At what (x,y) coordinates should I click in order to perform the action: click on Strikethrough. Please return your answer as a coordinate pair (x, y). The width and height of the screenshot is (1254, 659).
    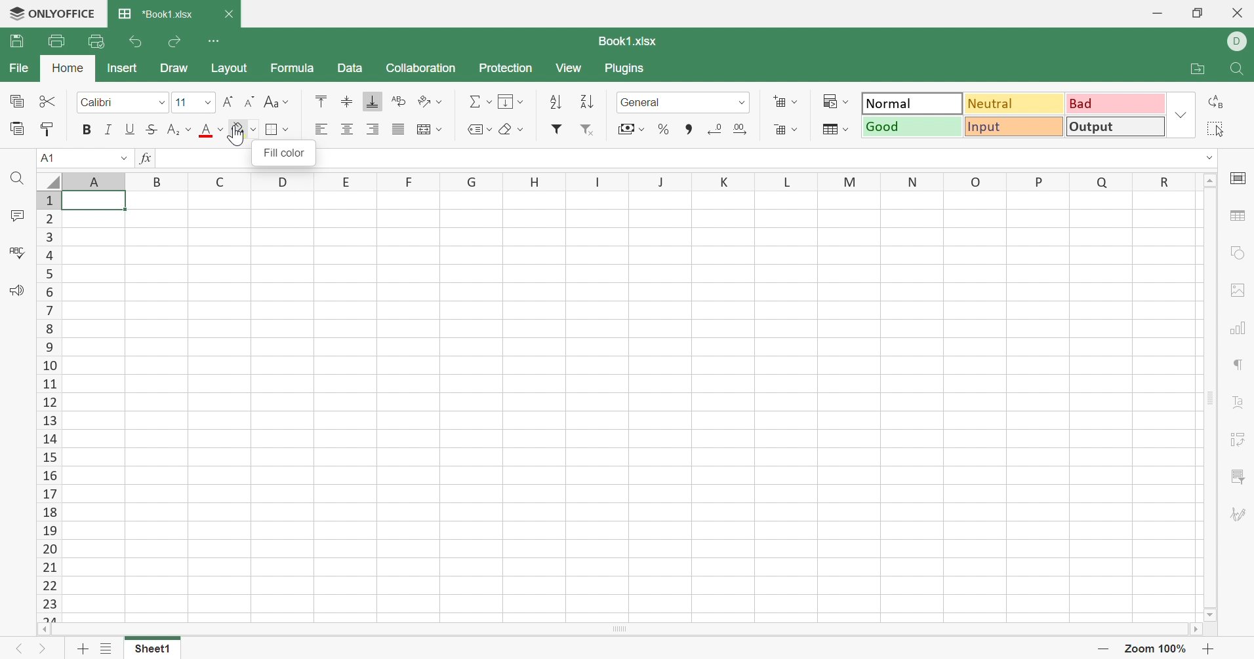
    Looking at the image, I should click on (152, 128).